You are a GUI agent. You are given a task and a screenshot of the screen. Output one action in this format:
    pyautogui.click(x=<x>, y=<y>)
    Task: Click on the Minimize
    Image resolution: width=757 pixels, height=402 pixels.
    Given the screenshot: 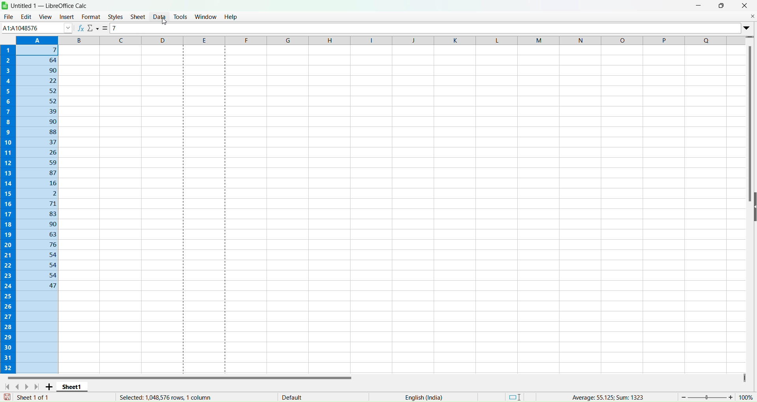 What is the action you would take?
    pyautogui.click(x=699, y=5)
    